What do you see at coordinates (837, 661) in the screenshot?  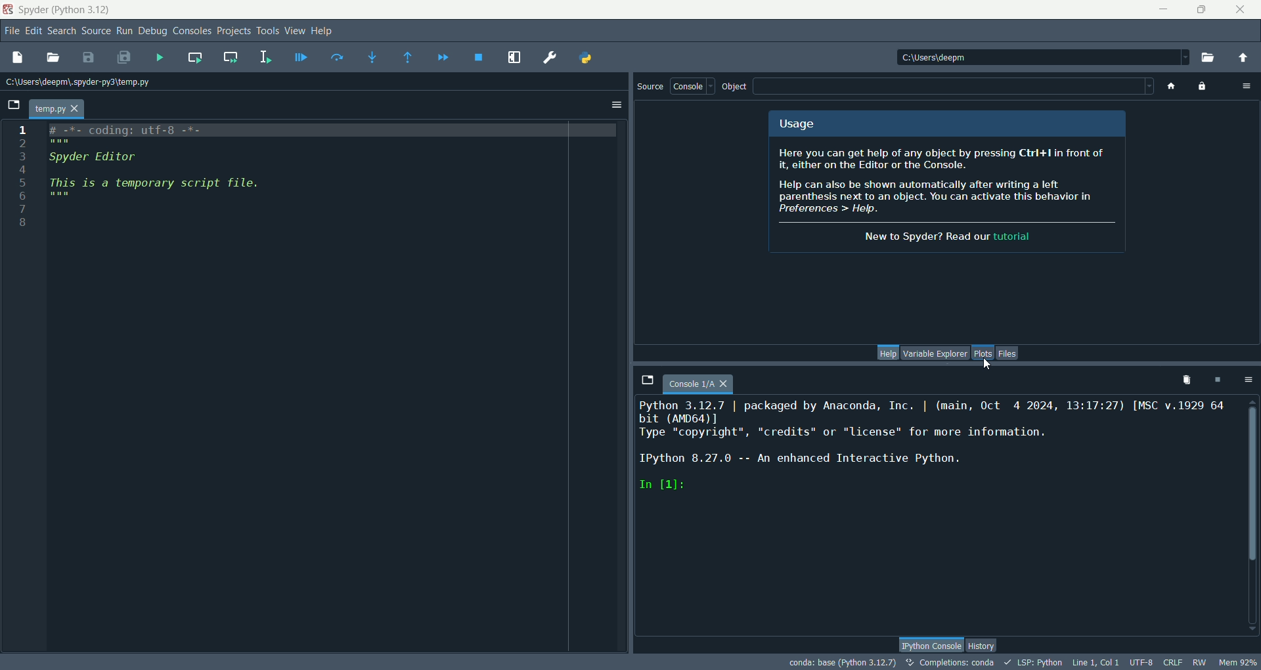 I see `conda:base` at bounding box center [837, 661].